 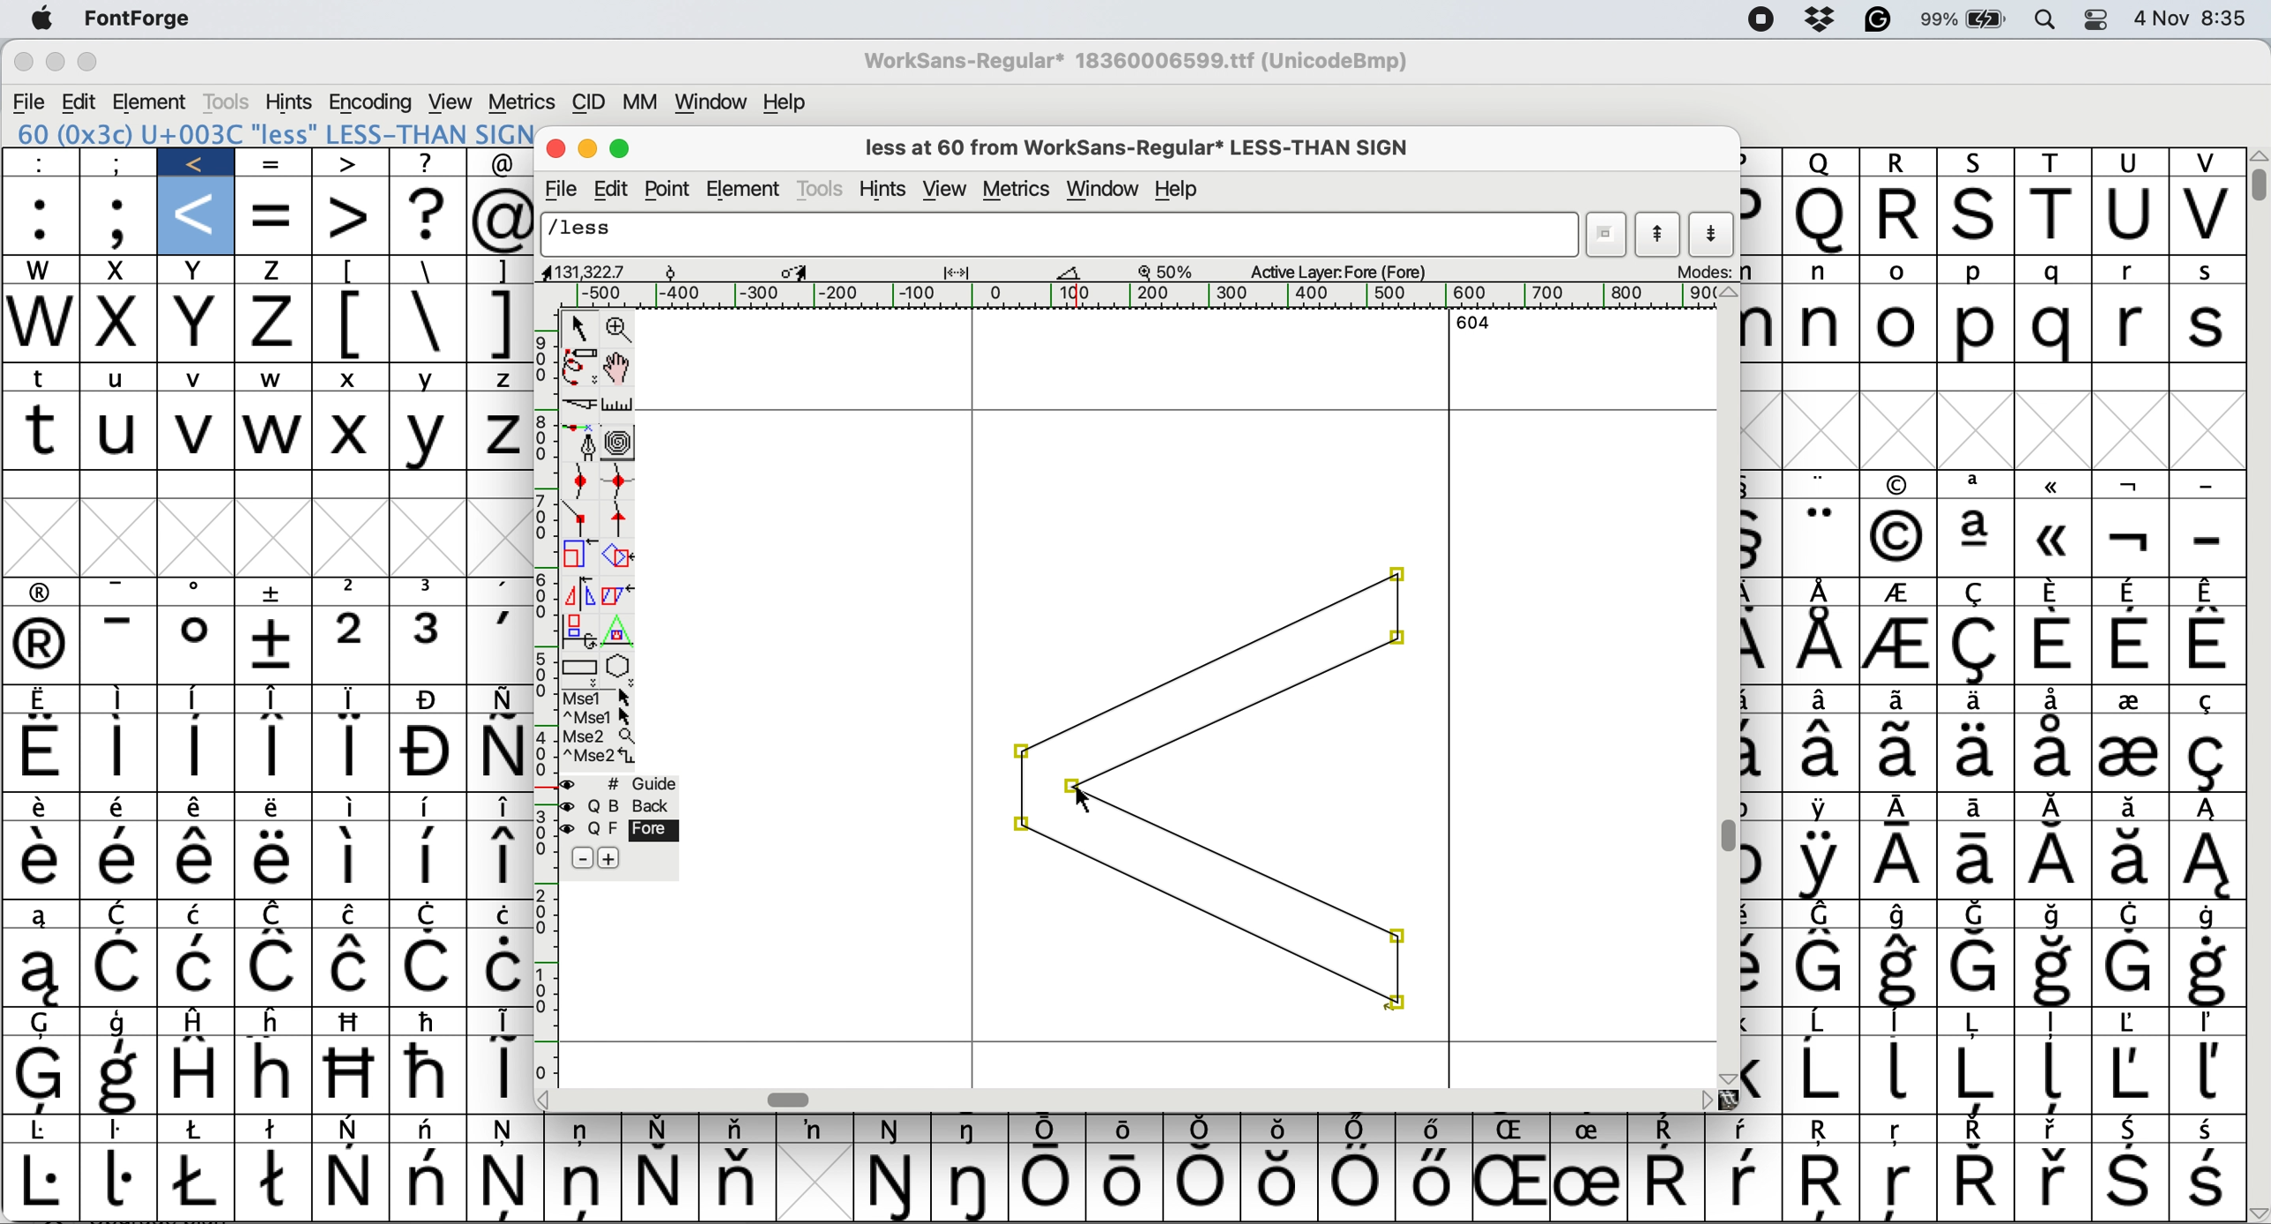 What do you see at coordinates (43, 430) in the screenshot?
I see `t` at bounding box center [43, 430].